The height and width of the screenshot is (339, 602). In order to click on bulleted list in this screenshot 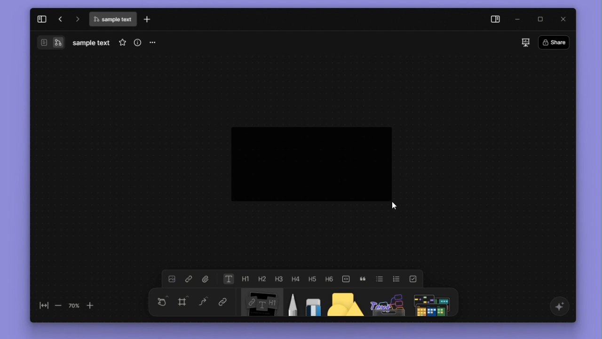, I will do `click(380, 278)`.